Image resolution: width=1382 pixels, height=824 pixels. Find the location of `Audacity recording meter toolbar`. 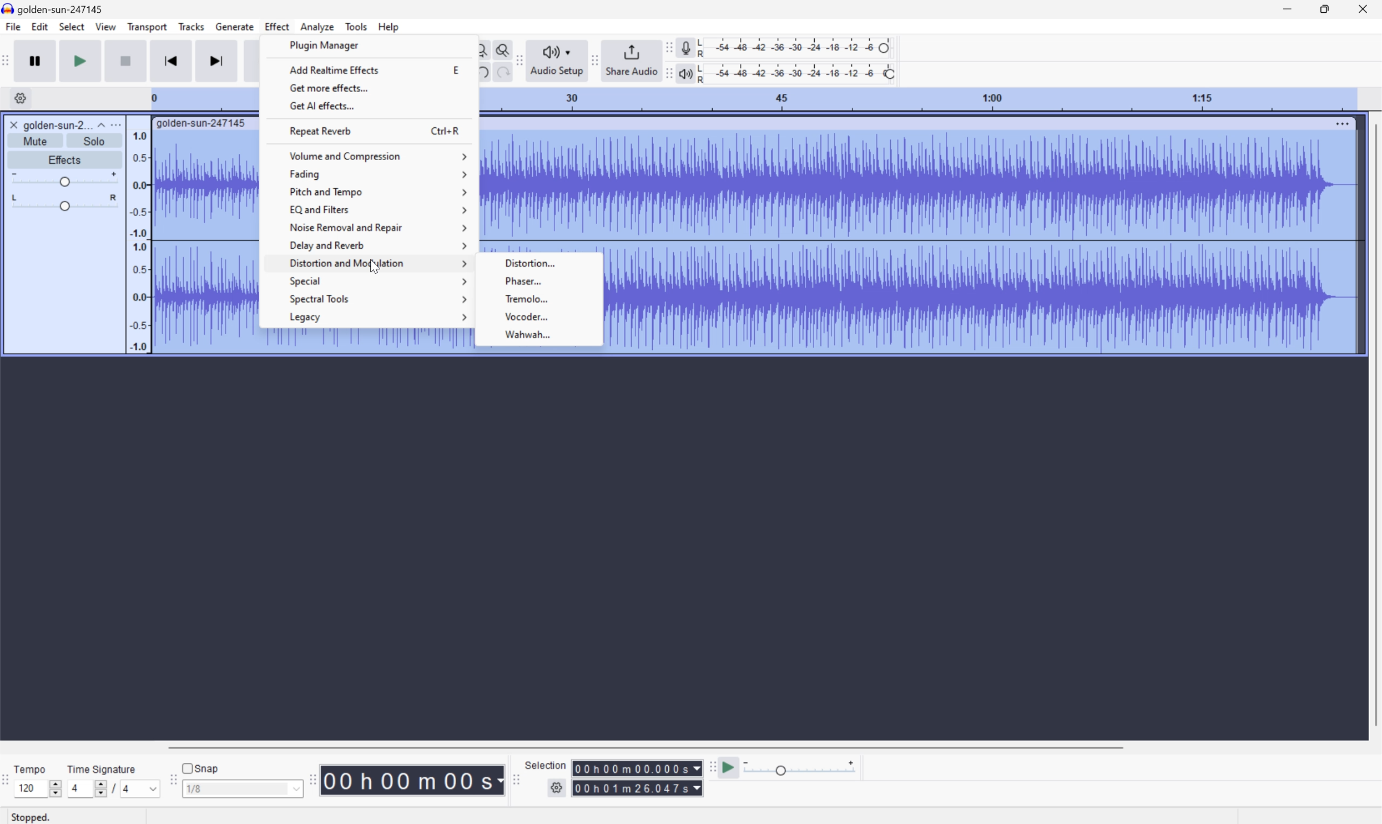

Audacity recording meter toolbar is located at coordinates (667, 47).